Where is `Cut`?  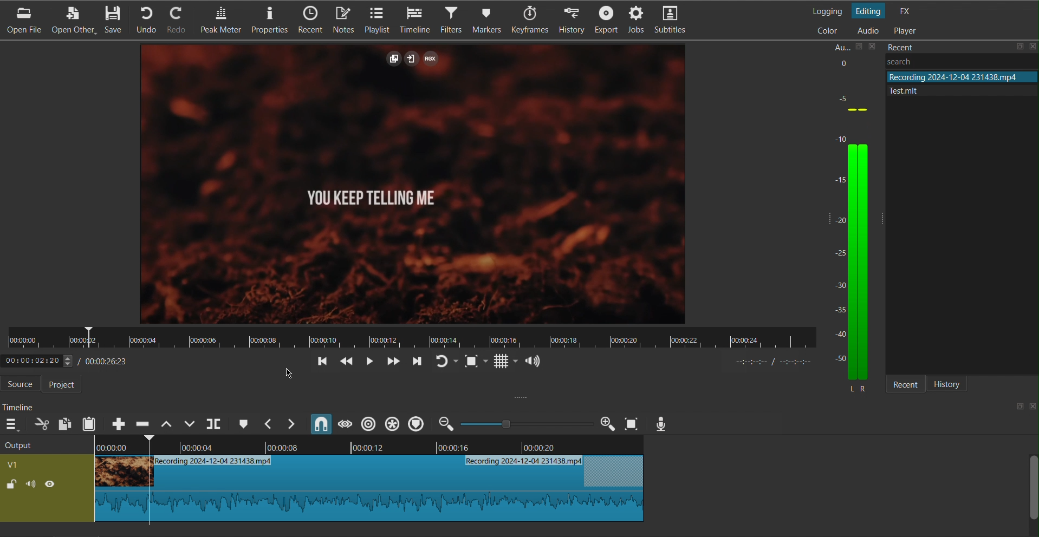
Cut is located at coordinates (147, 482).